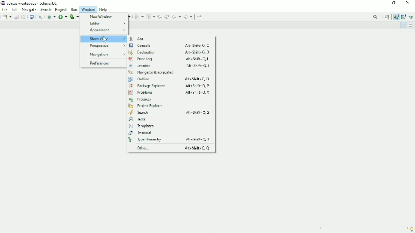 The image size is (415, 233). What do you see at coordinates (23, 17) in the screenshot?
I see `Save all` at bounding box center [23, 17].